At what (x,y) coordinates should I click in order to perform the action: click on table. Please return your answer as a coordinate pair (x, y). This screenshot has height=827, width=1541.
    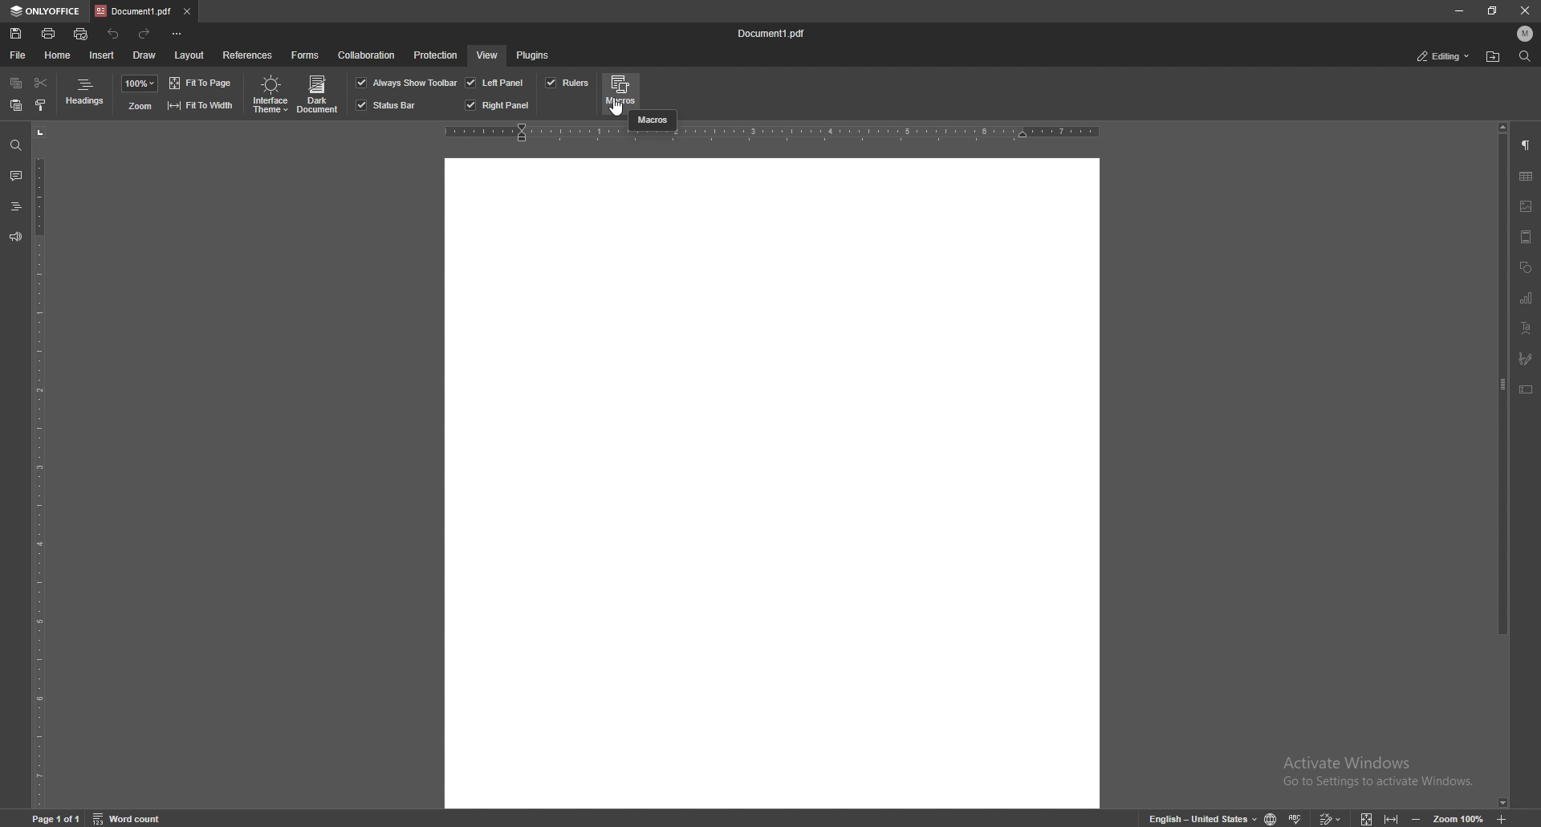
    Looking at the image, I should click on (1526, 177).